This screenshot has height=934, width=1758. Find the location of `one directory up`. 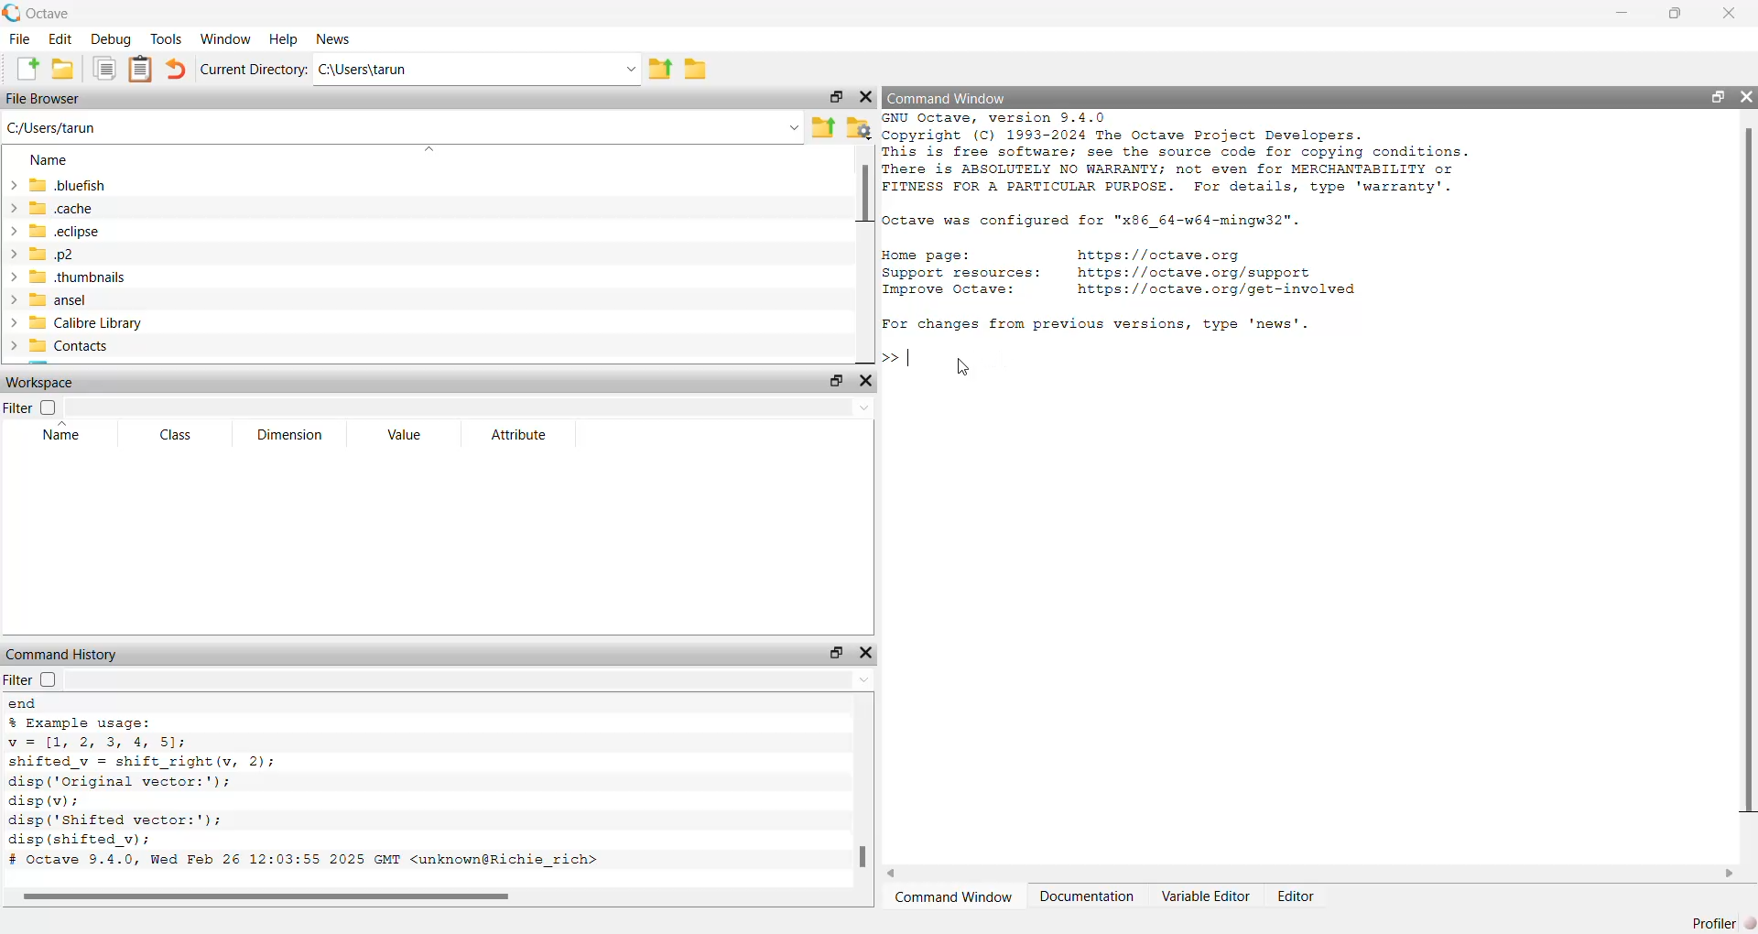

one directory up is located at coordinates (659, 71).